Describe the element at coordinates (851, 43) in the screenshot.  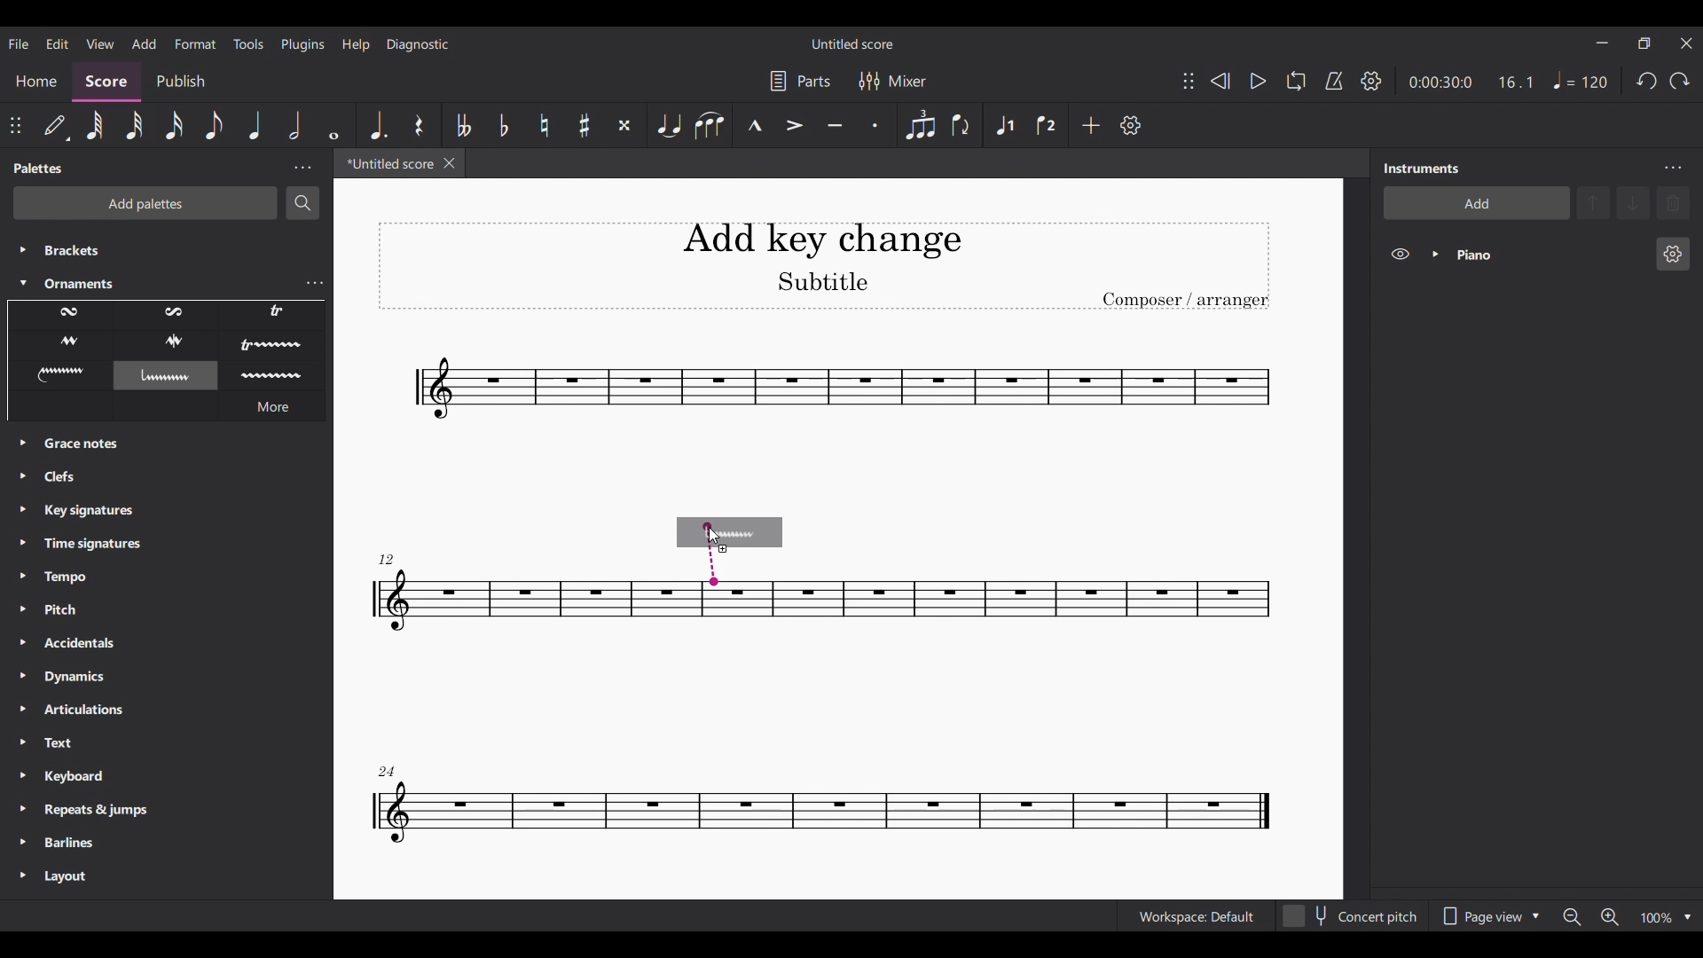
I see `Score title` at that location.